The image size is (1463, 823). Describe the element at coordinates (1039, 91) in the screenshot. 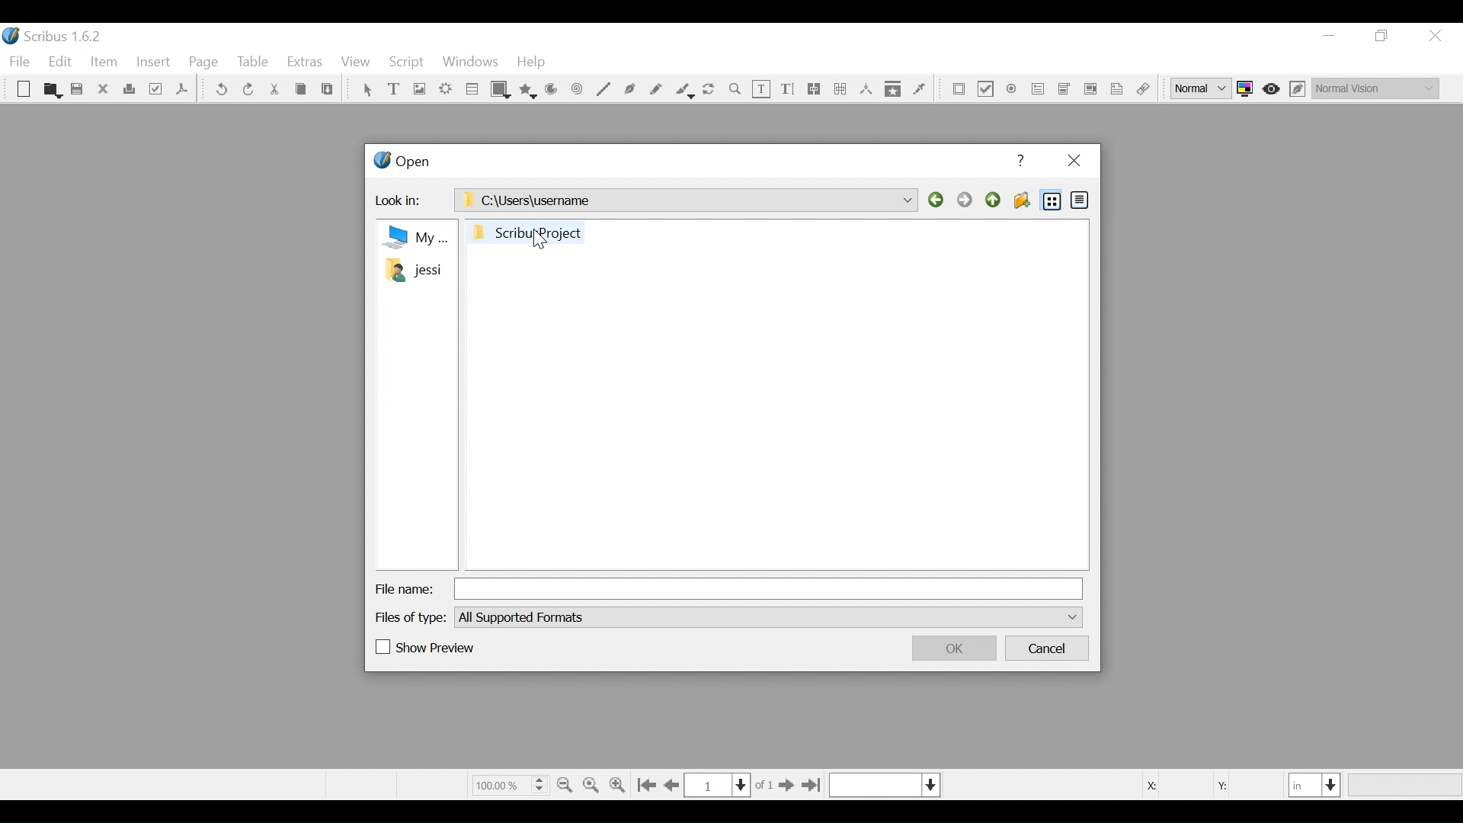

I see `PDF Combo Box` at that location.